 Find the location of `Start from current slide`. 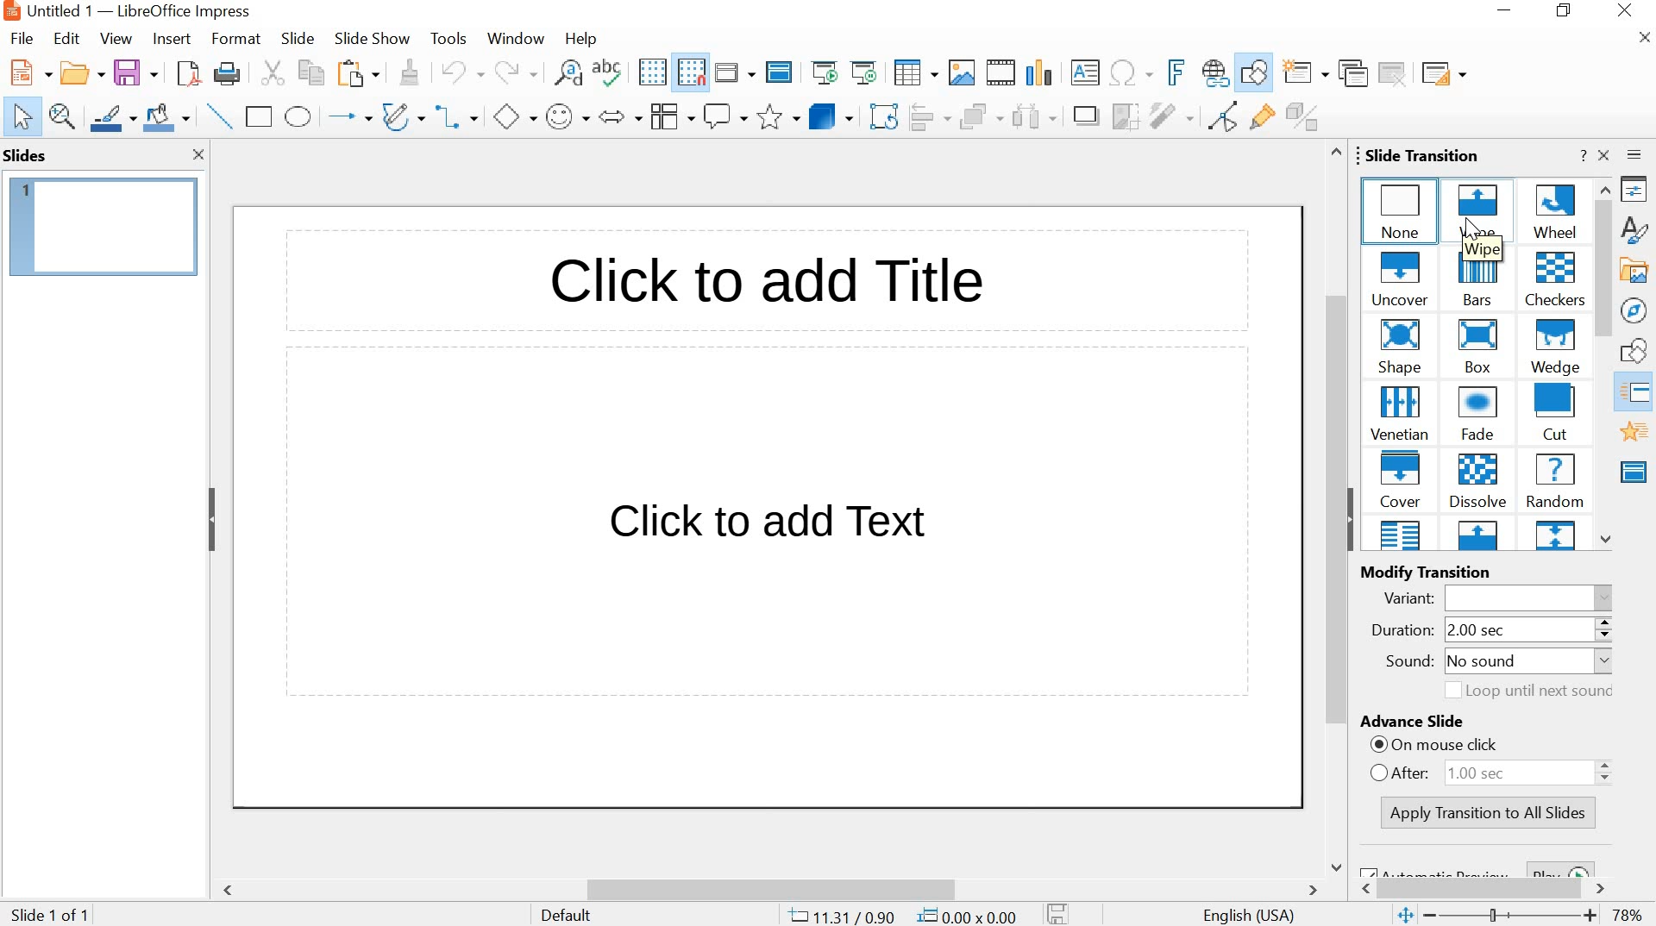

Start from current slide is located at coordinates (862, 72).